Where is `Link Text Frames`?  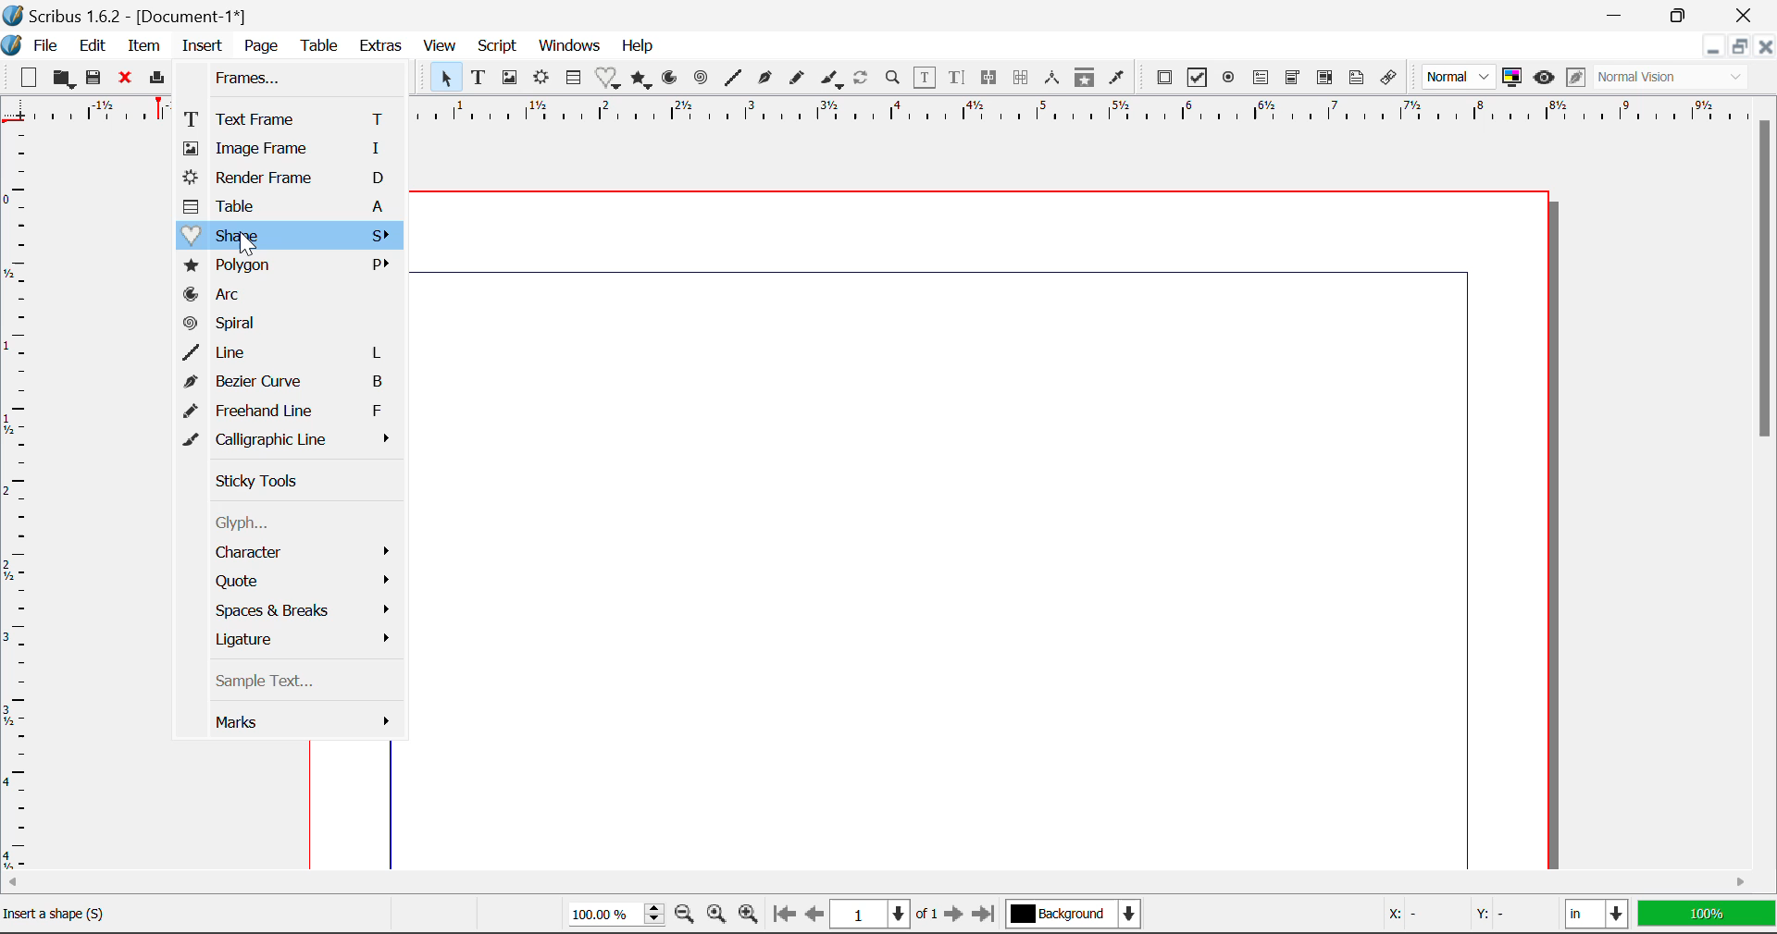 Link Text Frames is located at coordinates (992, 77).